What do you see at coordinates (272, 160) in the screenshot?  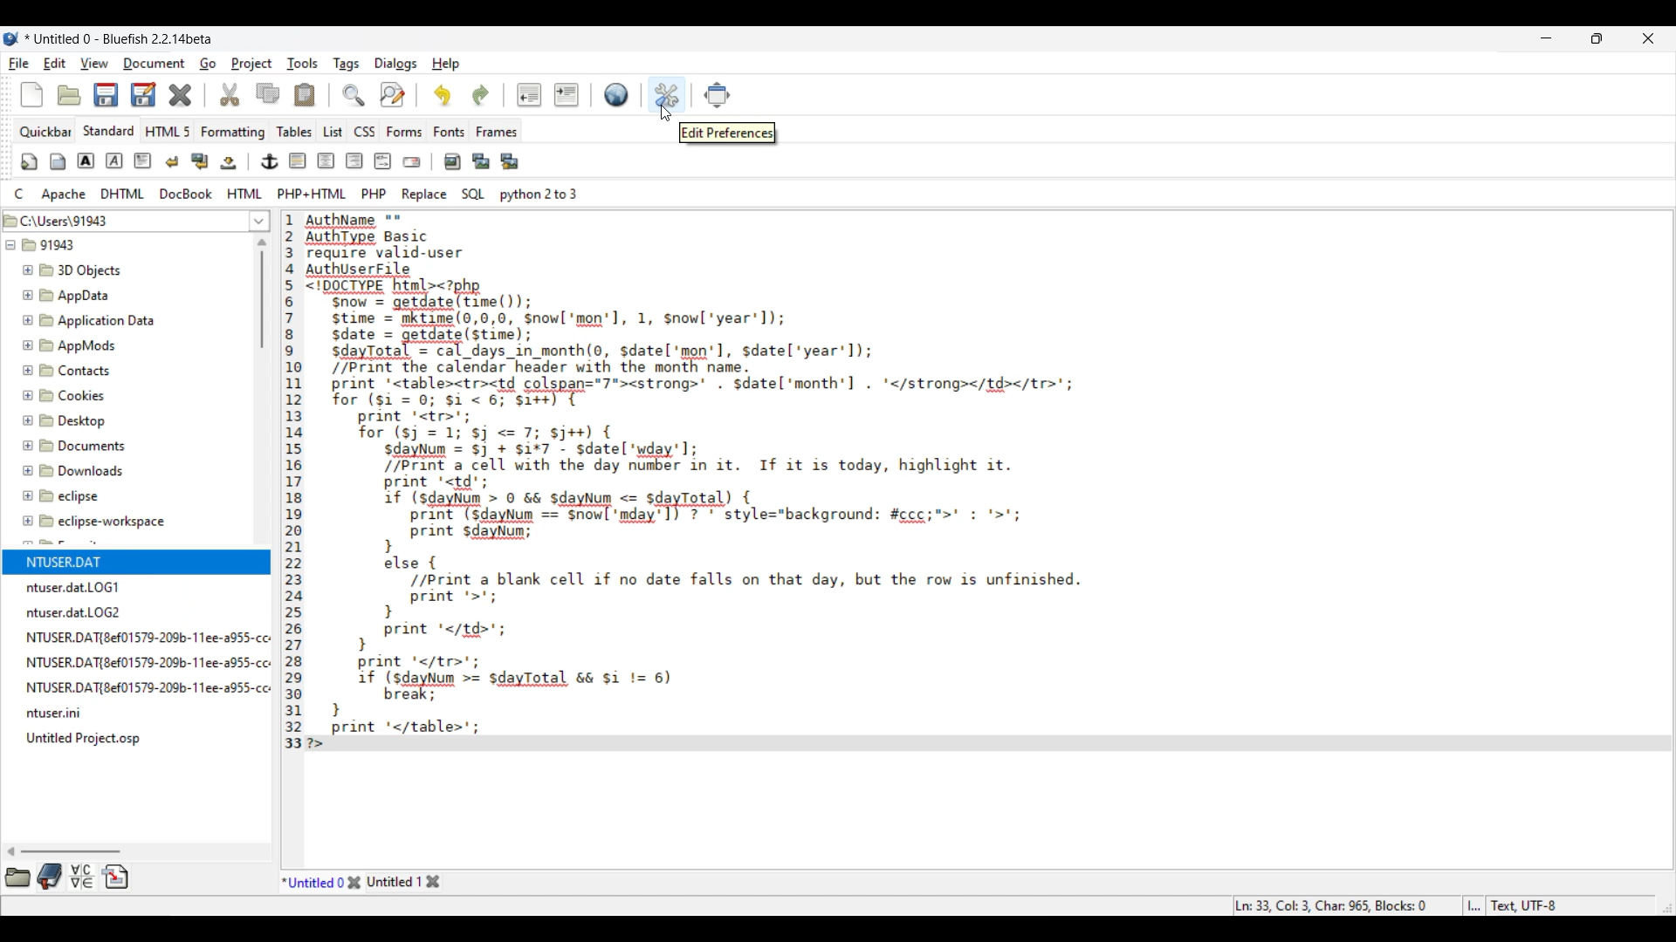 I see `Image and text edit tools` at bounding box center [272, 160].